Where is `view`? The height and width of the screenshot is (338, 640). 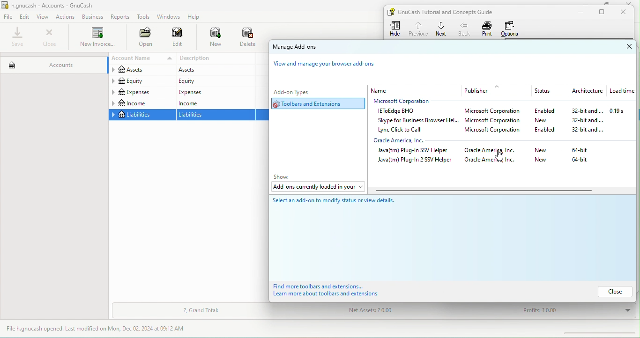 view is located at coordinates (44, 17).